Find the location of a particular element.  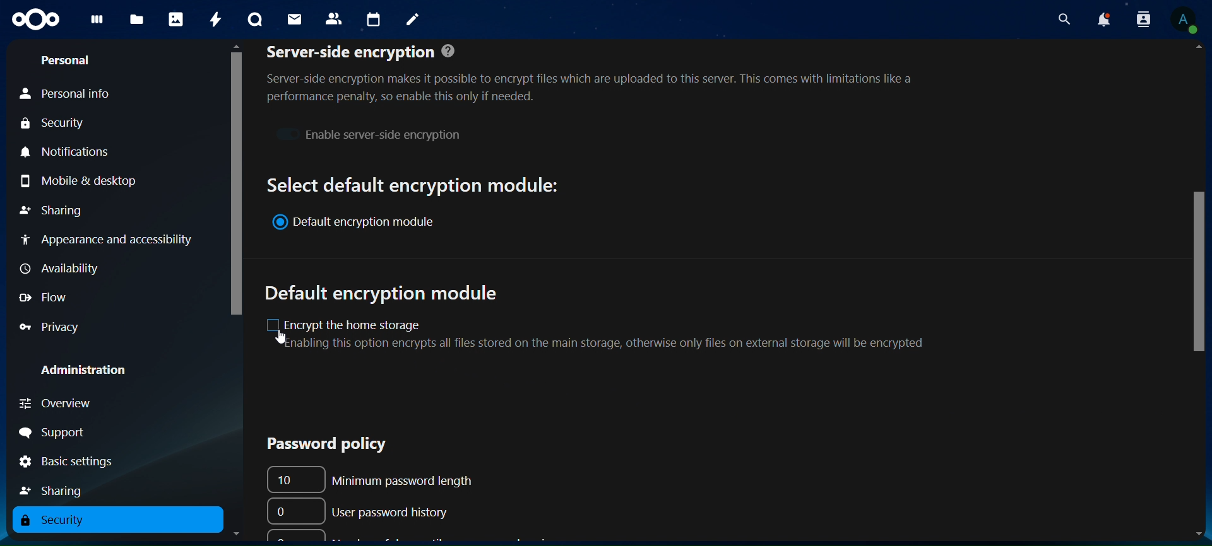

password policy is located at coordinates (318, 443).